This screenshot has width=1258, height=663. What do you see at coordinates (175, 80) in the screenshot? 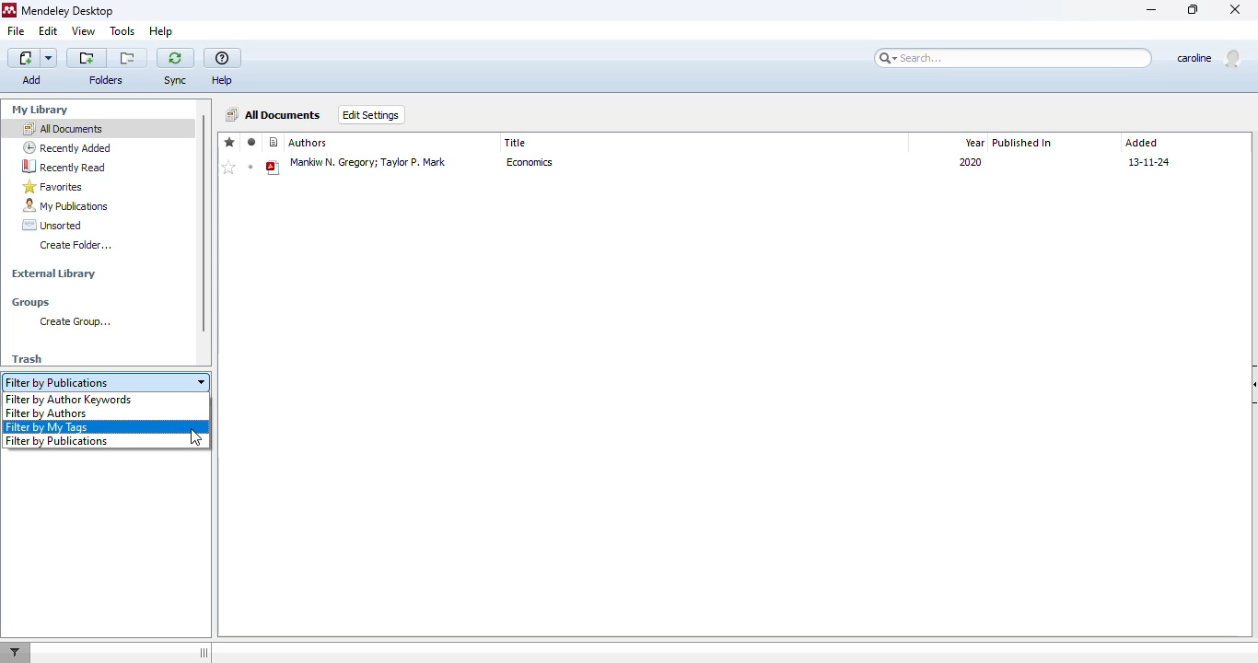
I see `sync` at bounding box center [175, 80].